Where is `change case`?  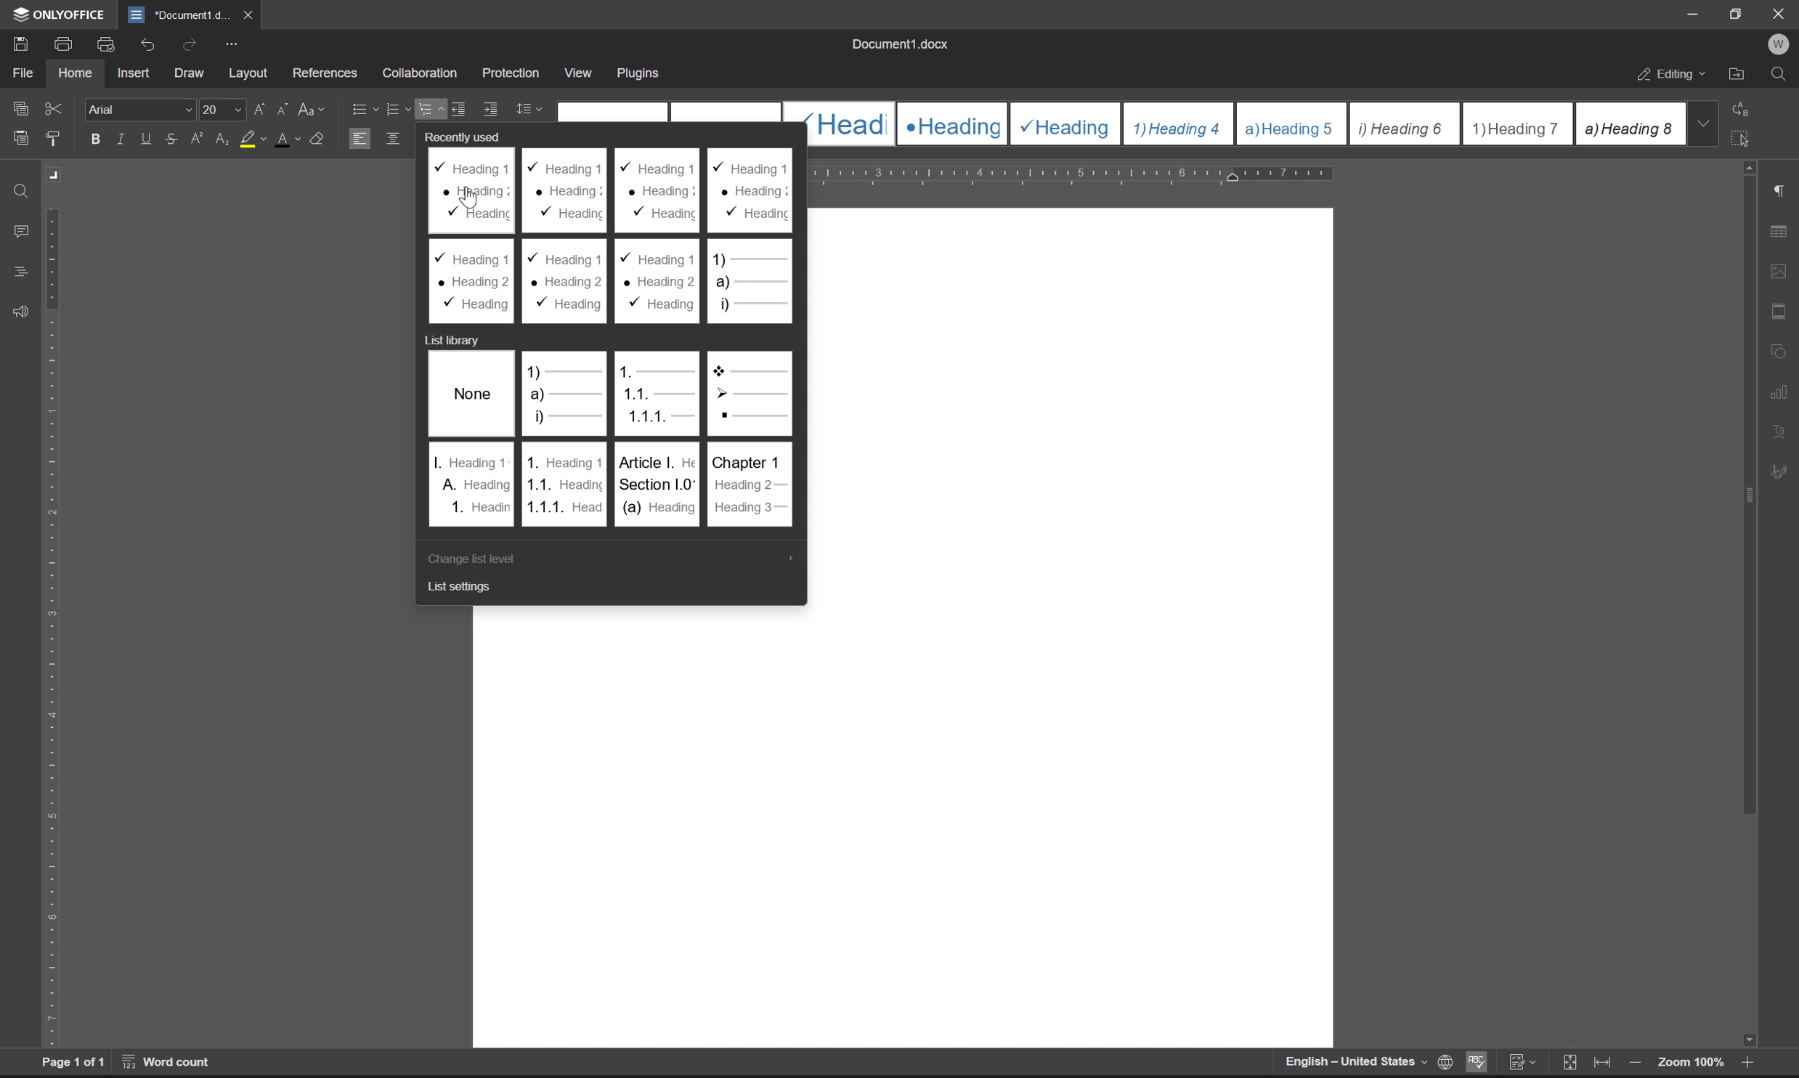 change case is located at coordinates (313, 108).